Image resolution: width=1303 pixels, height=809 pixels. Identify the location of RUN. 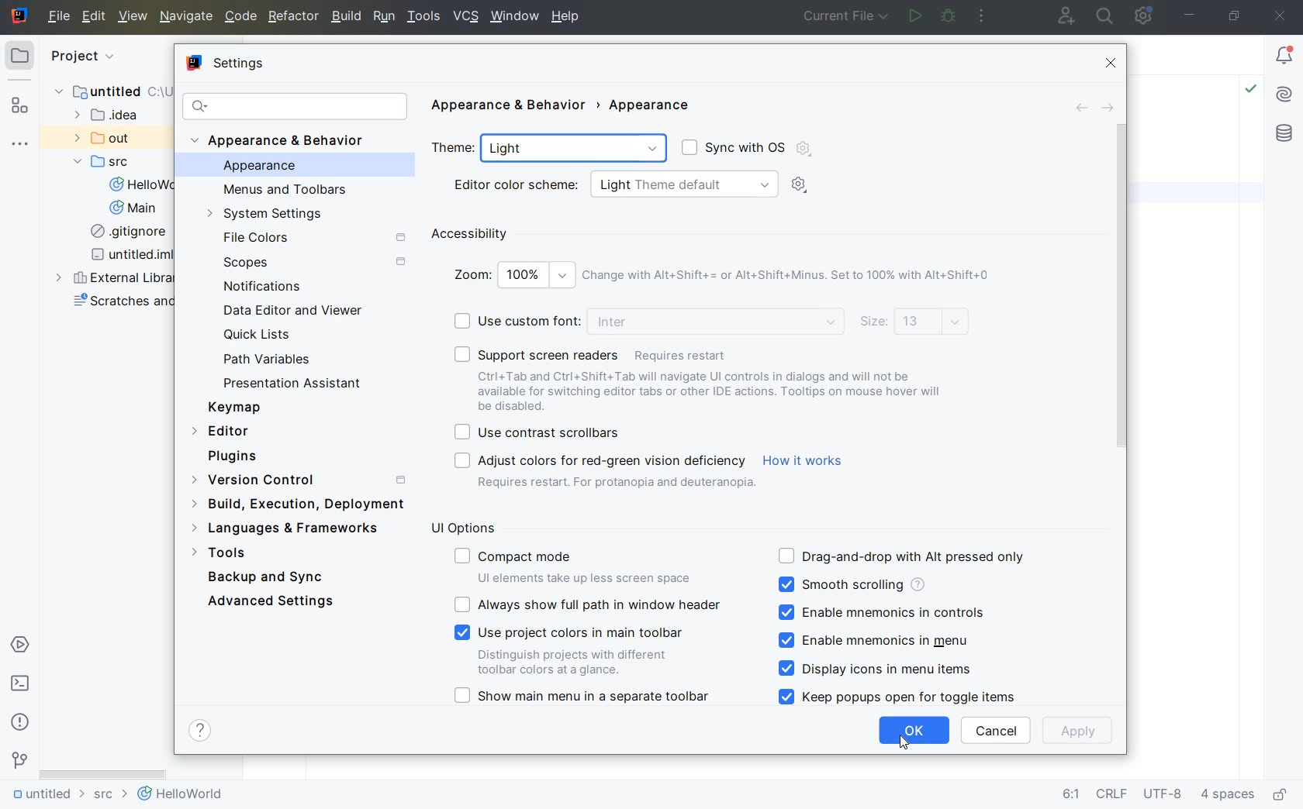
(913, 17).